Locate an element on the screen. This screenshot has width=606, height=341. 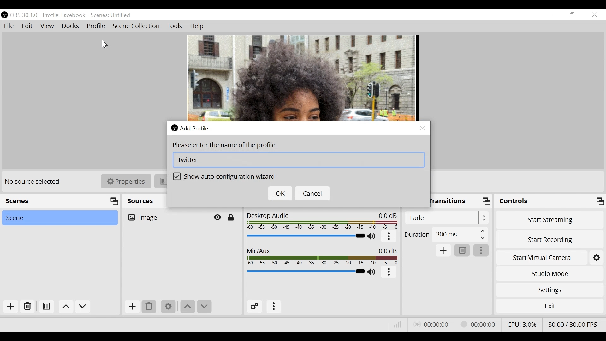
Open Scene Filter  is located at coordinates (45, 308).